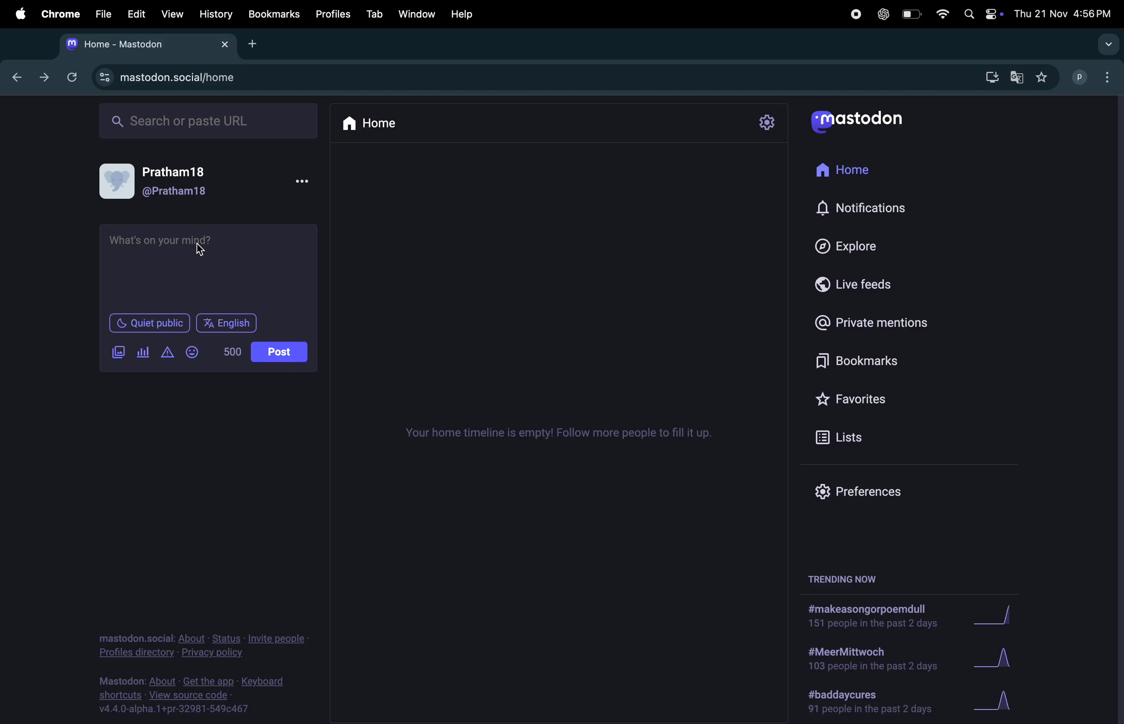 Image resolution: width=1124 pixels, height=724 pixels. I want to click on window, so click(416, 14).